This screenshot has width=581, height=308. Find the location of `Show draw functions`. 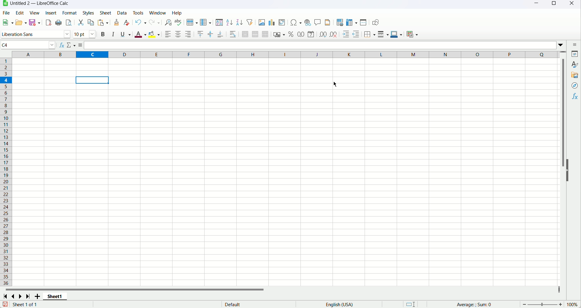

Show draw functions is located at coordinates (376, 22).